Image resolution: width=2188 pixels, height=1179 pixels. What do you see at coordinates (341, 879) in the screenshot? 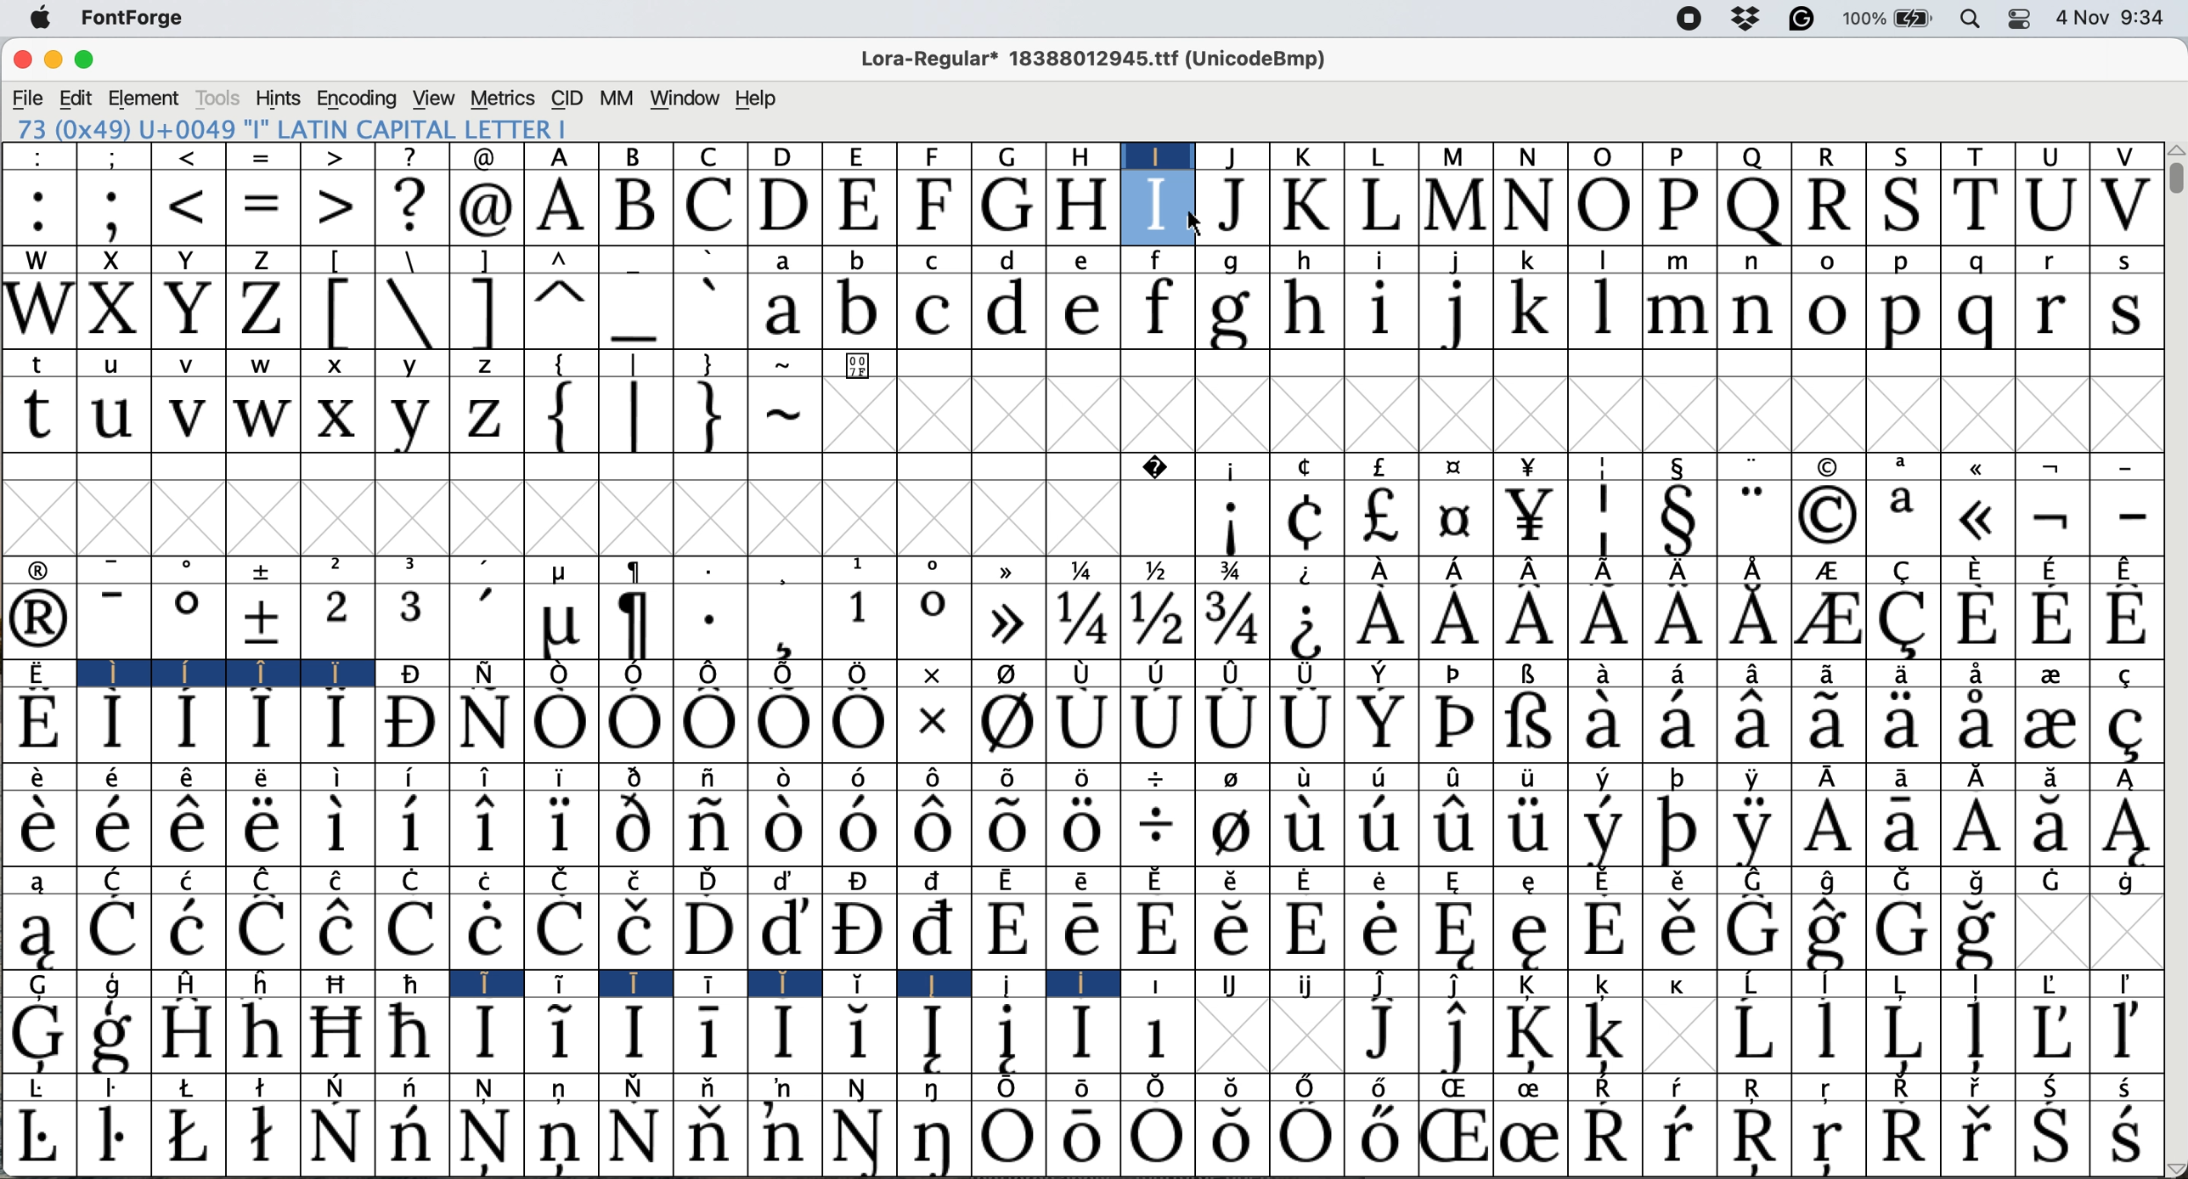
I see `Symbol` at bounding box center [341, 879].